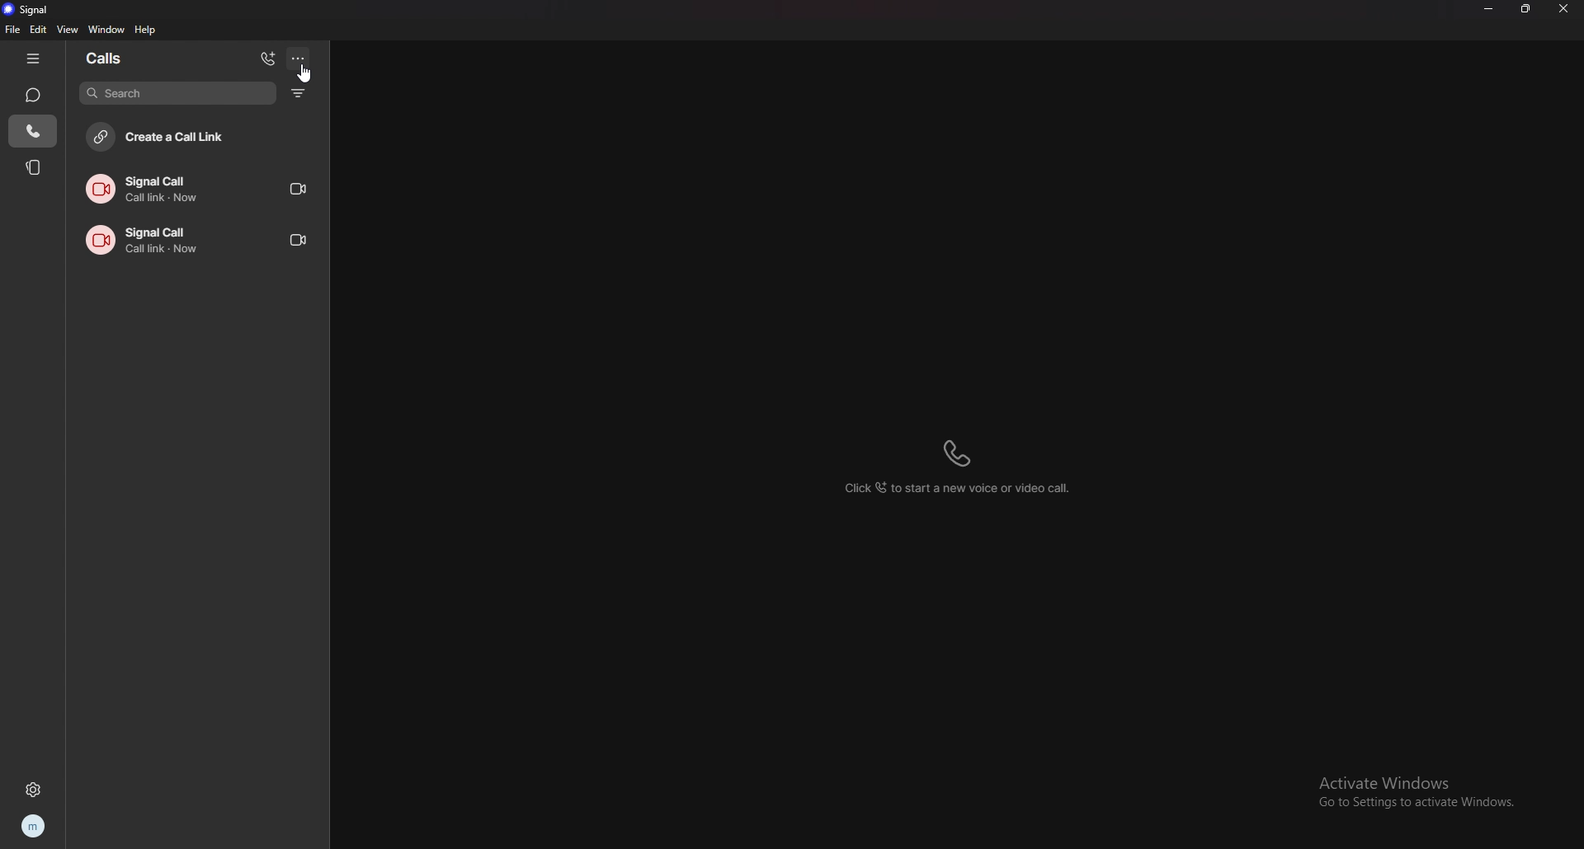 The image size is (1584, 849). Describe the element at coordinates (299, 92) in the screenshot. I see `filter` at that location.